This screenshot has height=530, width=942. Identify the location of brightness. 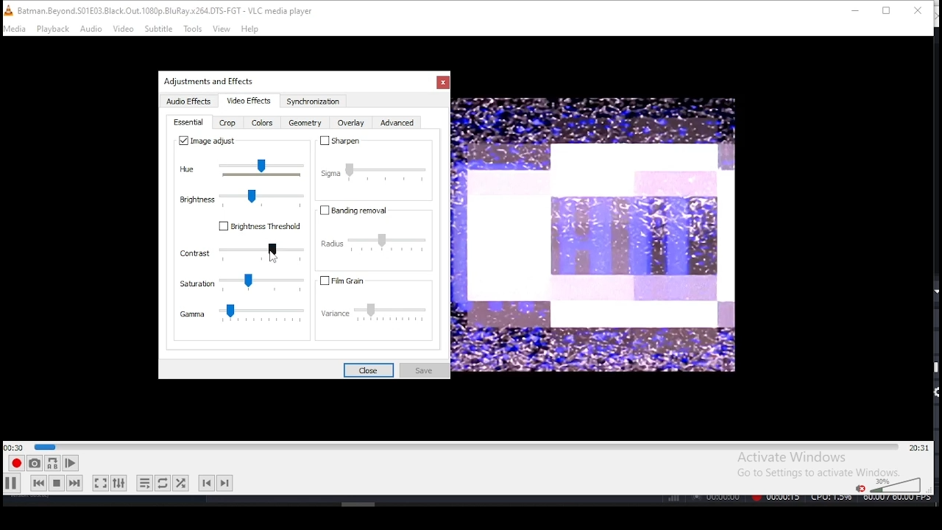
(241, 197).